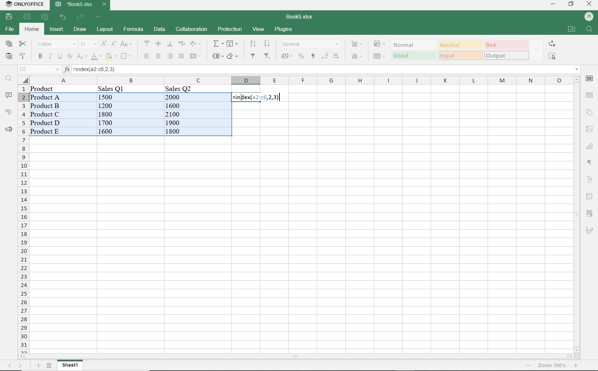 The height and width of the screenshot is (371, 598). What do you see at coordinates (287, 56) in the screenshot?
I see `accounting style` at bounding box center [287, 56].